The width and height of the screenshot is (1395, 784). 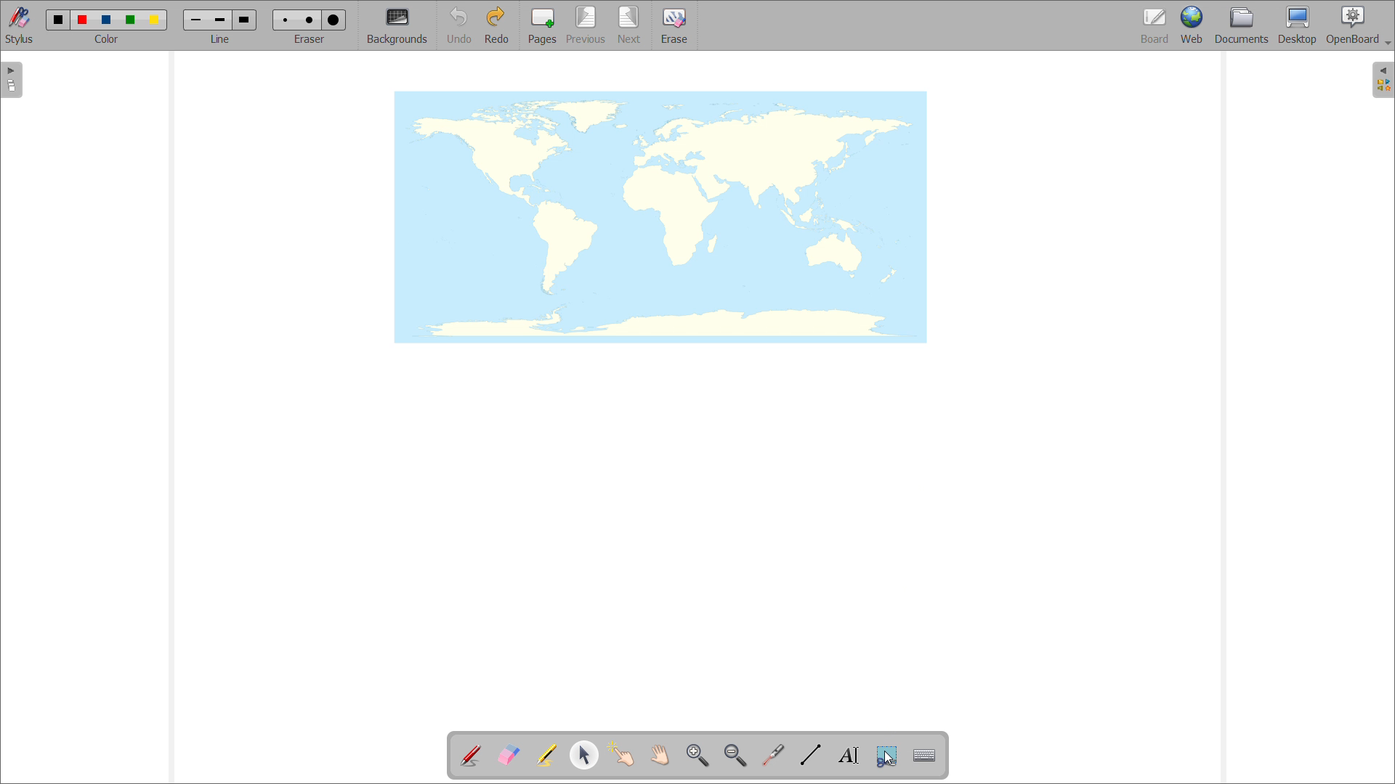 I want to click on toggle stylus, so click(x=21, y=25).